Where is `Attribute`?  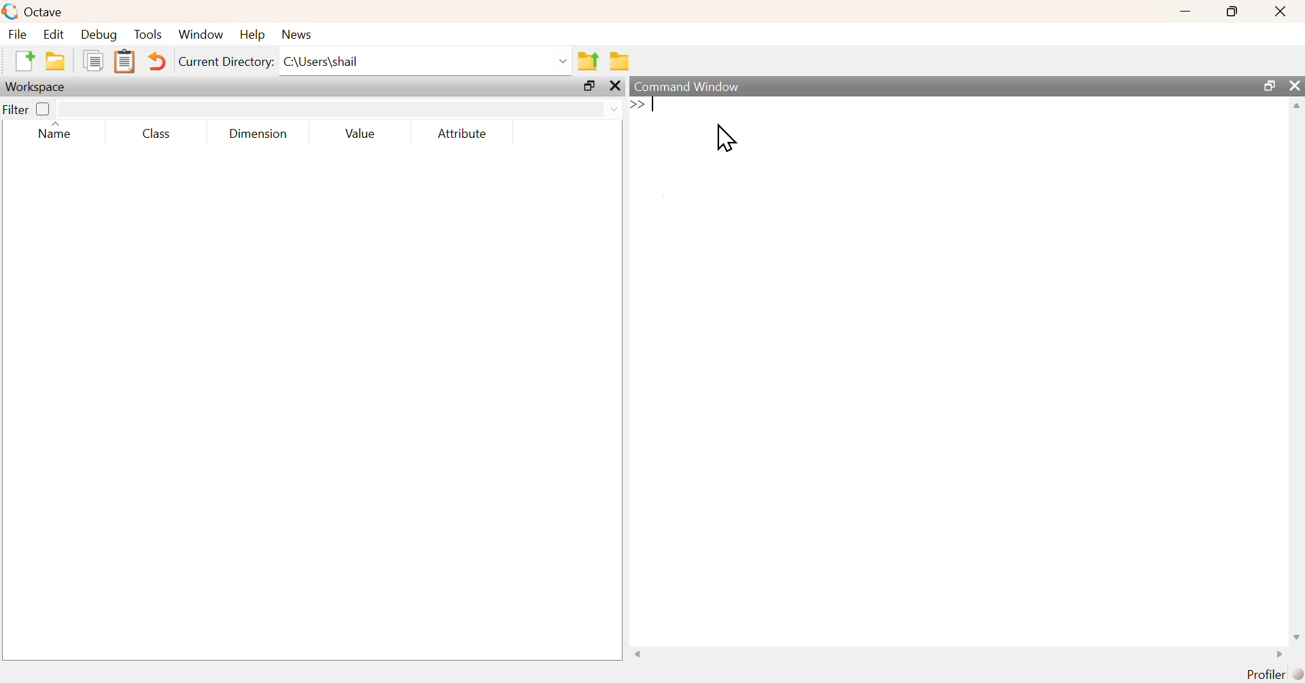 Attribute is located at coordinates (464, 134).